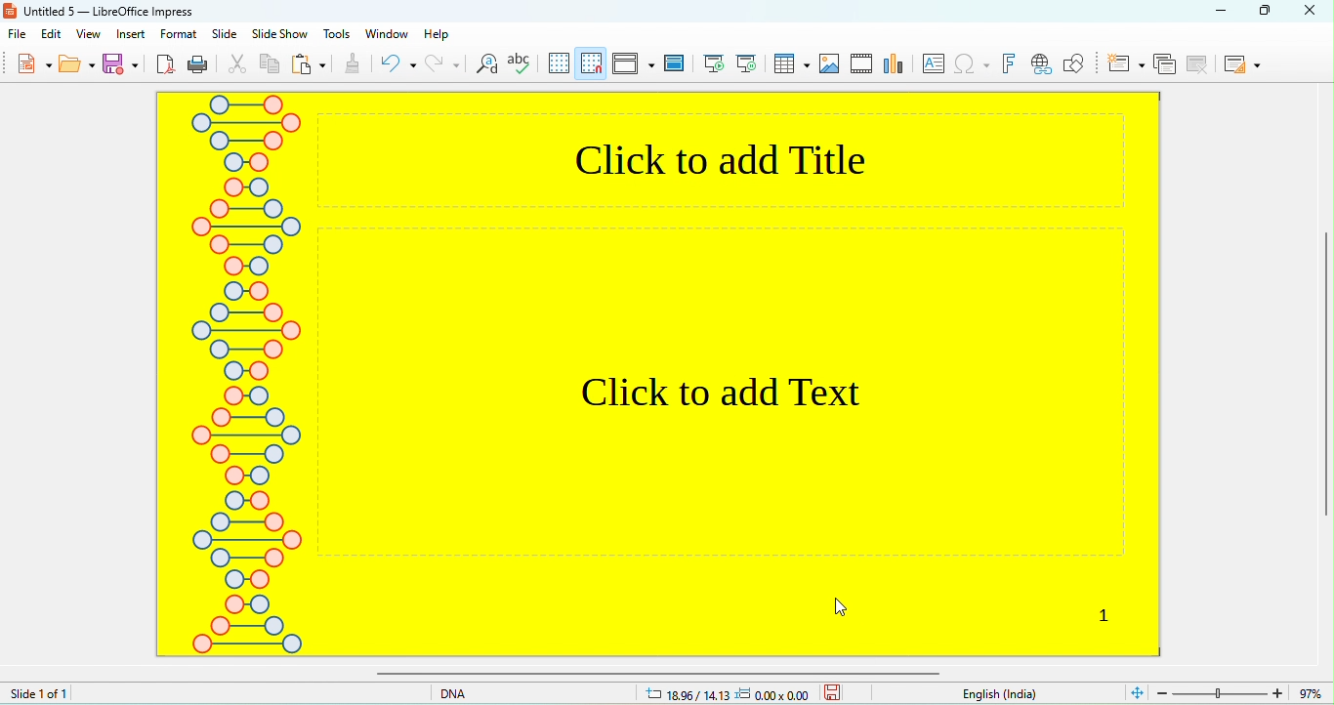 This screenshot has height=705, width=1334. Describe the element at coordinates (1126, 62) in the screenshot. I see `new slide` at that location.